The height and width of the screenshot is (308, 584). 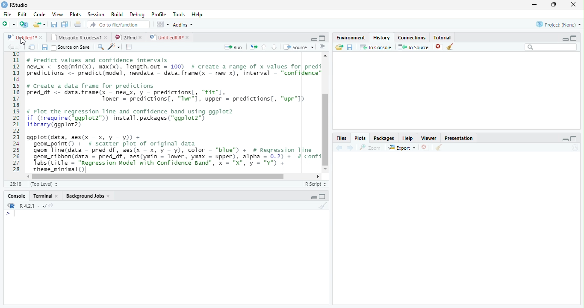 I want to click on Minimize, so click(x=535, y=4).